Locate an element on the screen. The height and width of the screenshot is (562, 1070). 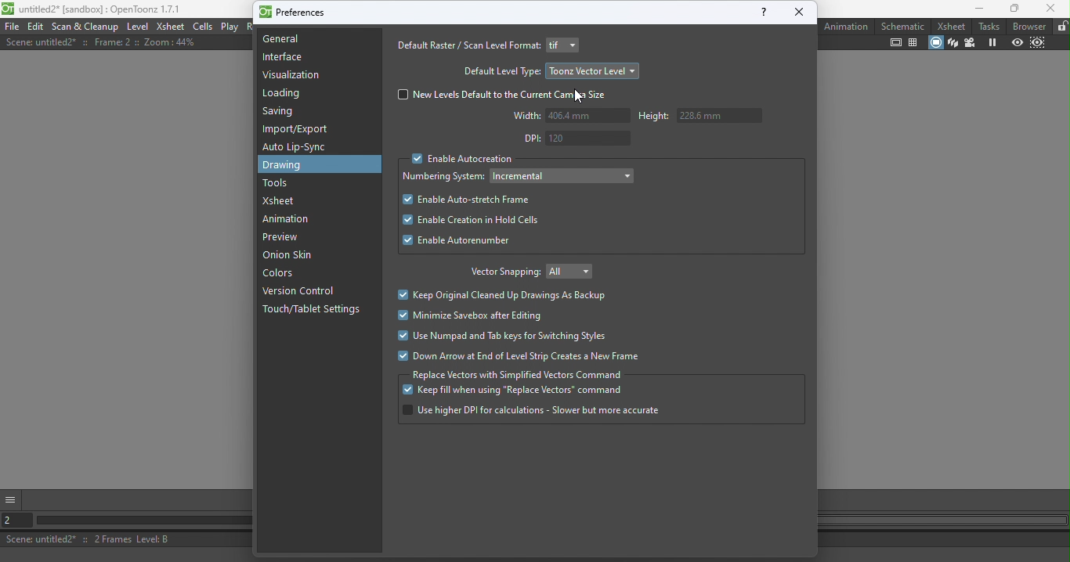
Schematic is located at coordinates (903, 26).